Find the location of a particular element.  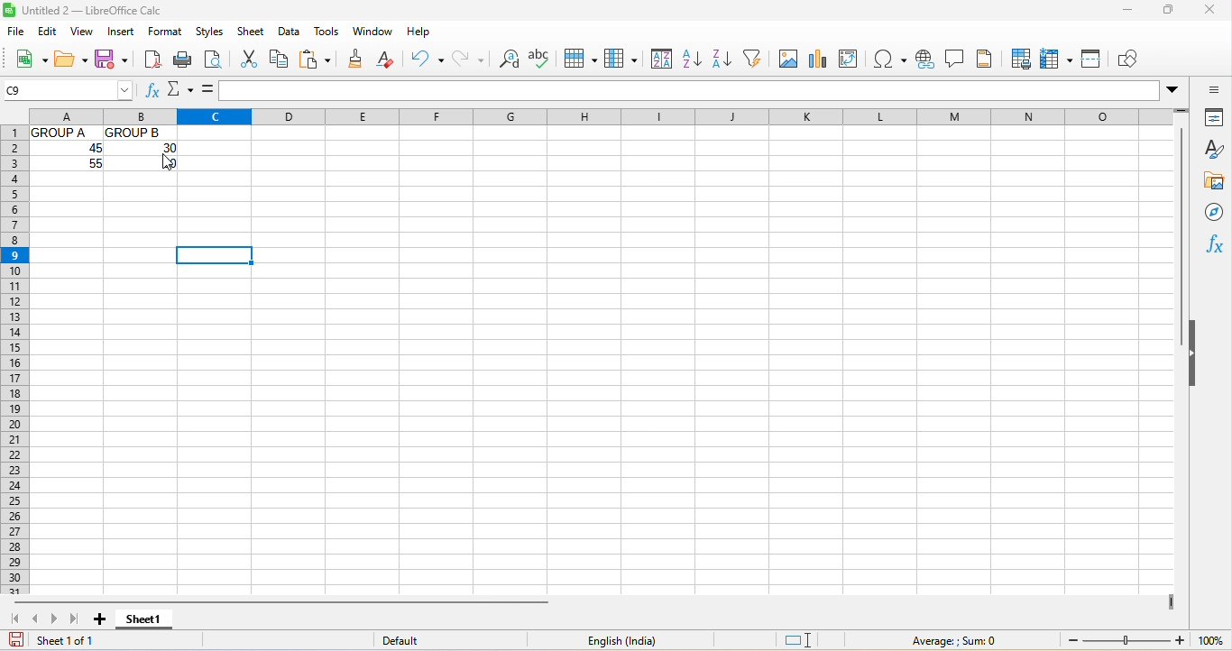

split window is located at coordinates (1093, 60).